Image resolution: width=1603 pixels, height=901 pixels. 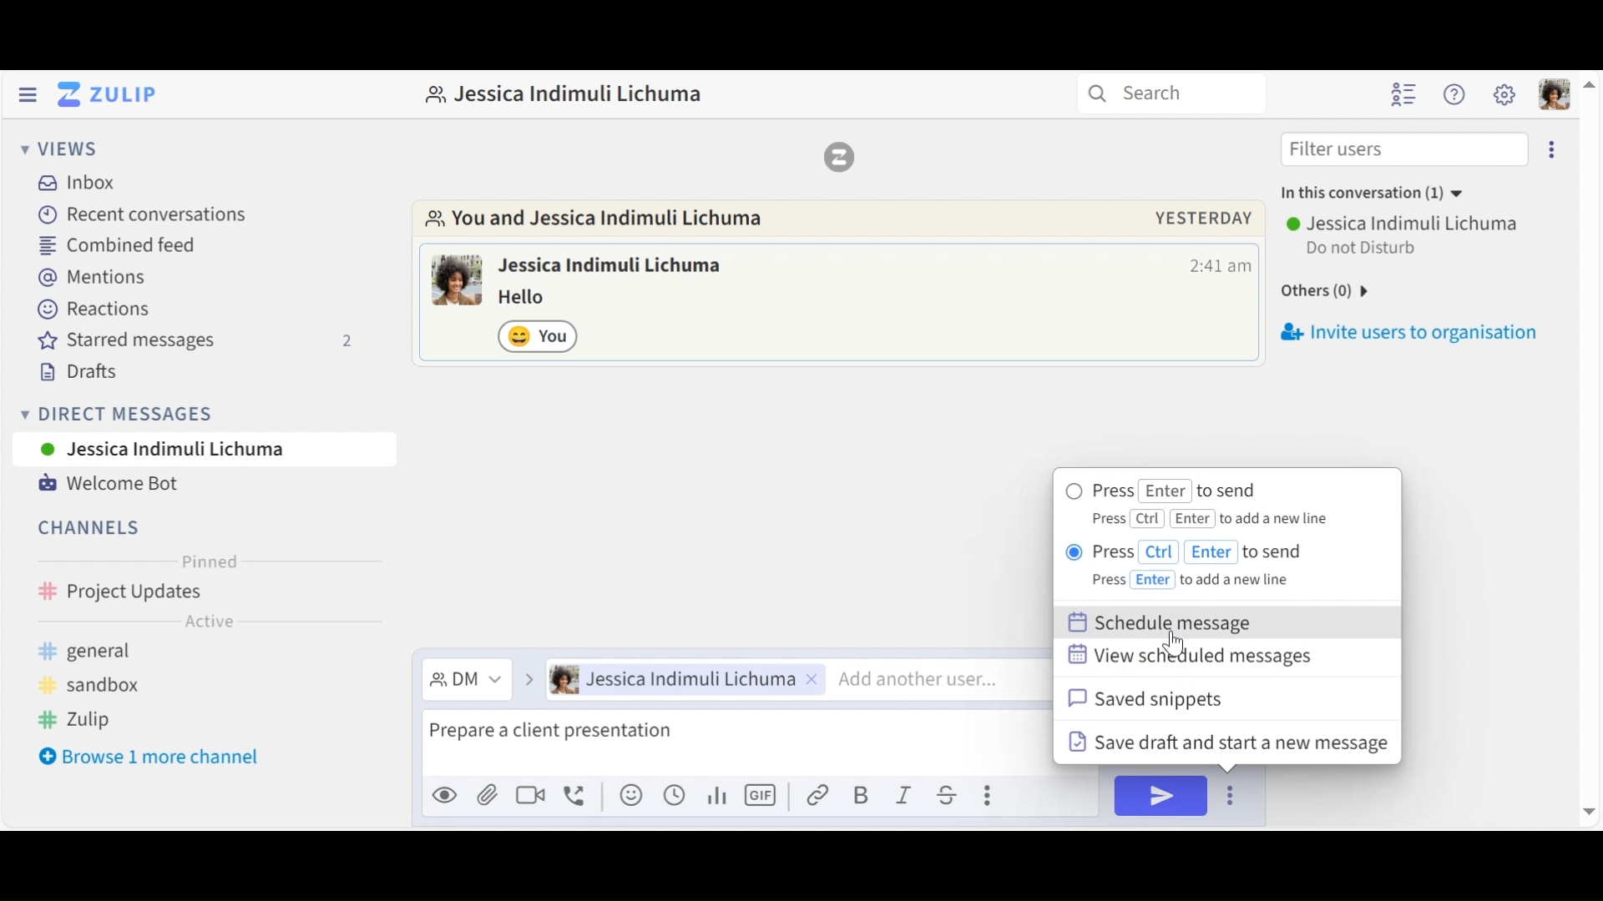 I want to click on Messages, so click(x=533, y=298).